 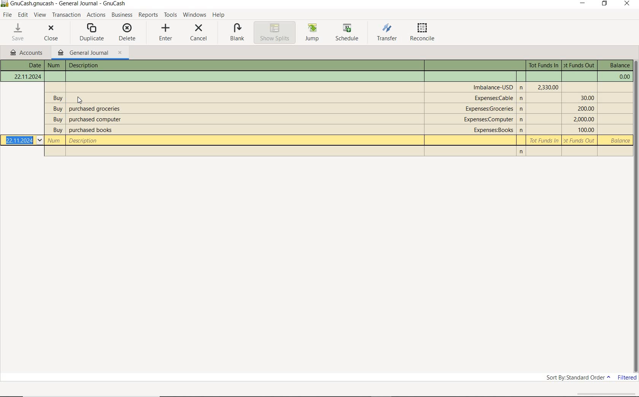 I want to click on cancel, so click(x=199, y=34).